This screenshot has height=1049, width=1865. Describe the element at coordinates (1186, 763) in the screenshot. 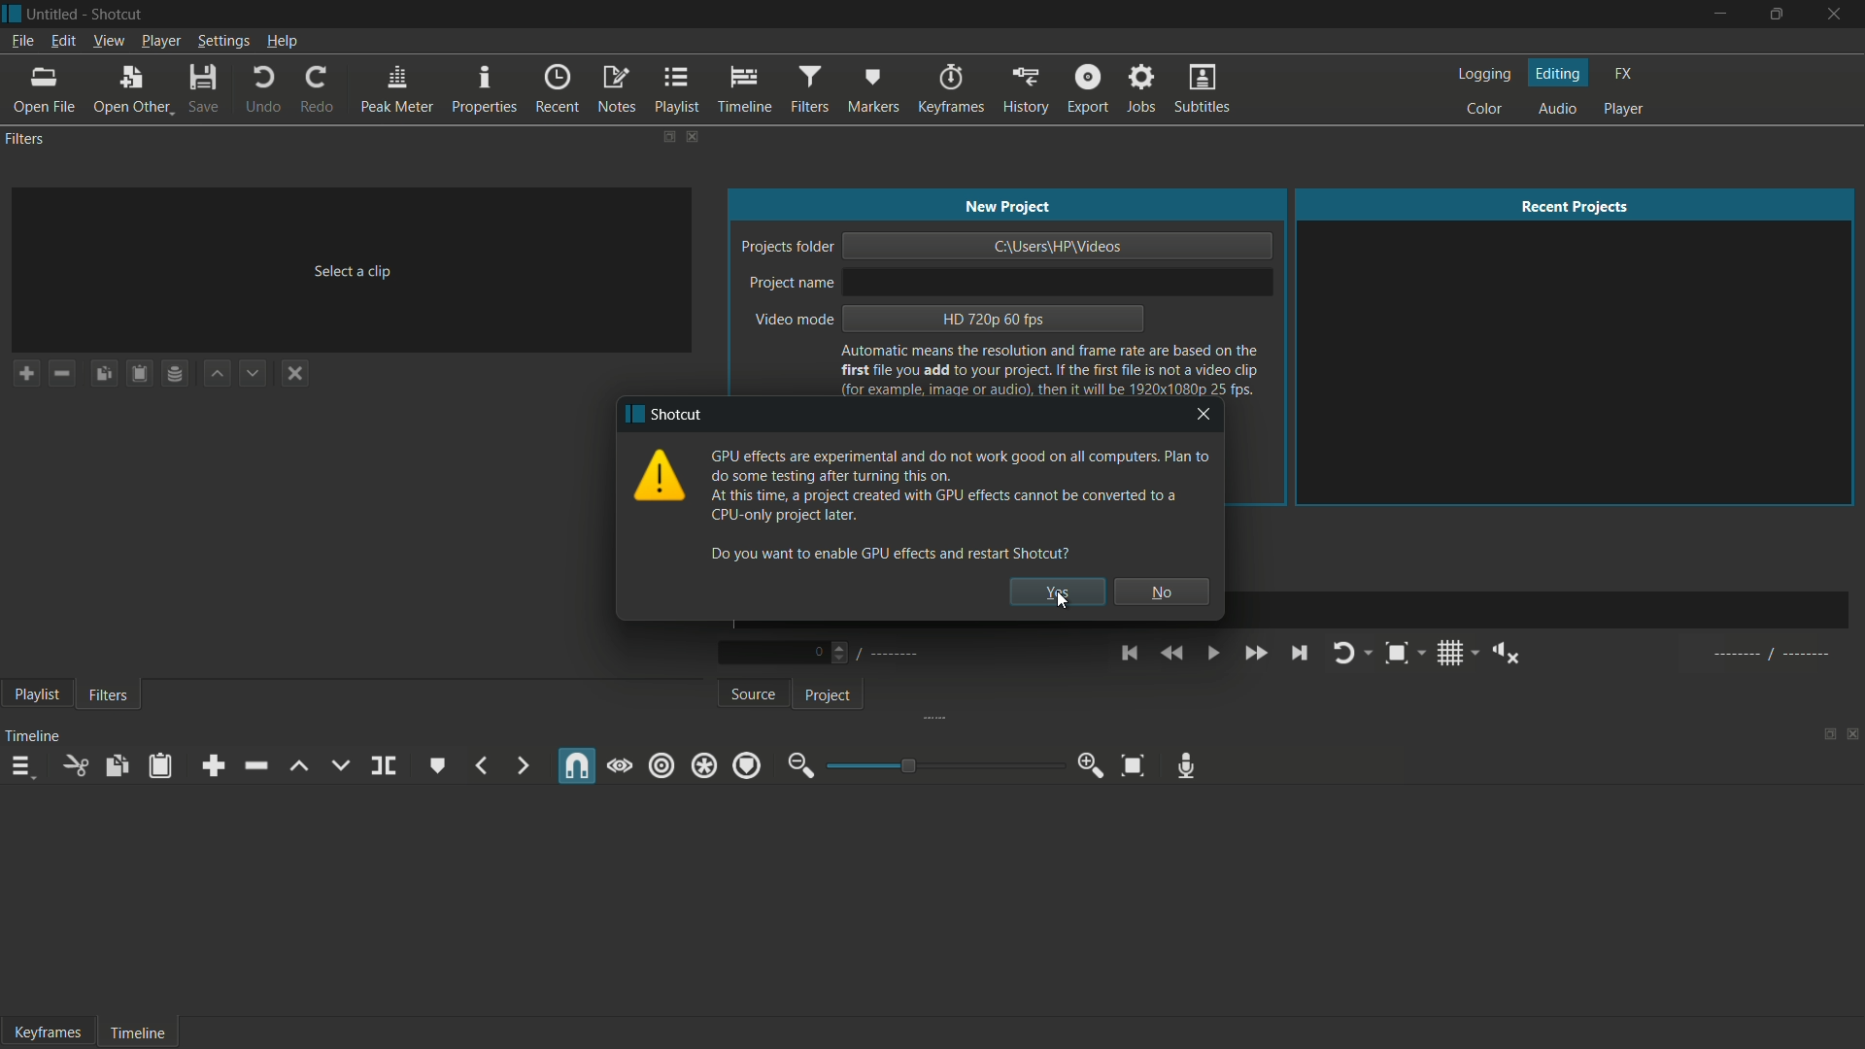

I see `record audio` at that location.